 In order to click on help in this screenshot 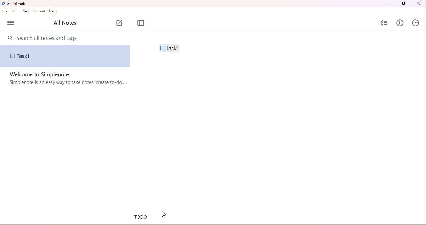, I will do `click(54, 12)`.